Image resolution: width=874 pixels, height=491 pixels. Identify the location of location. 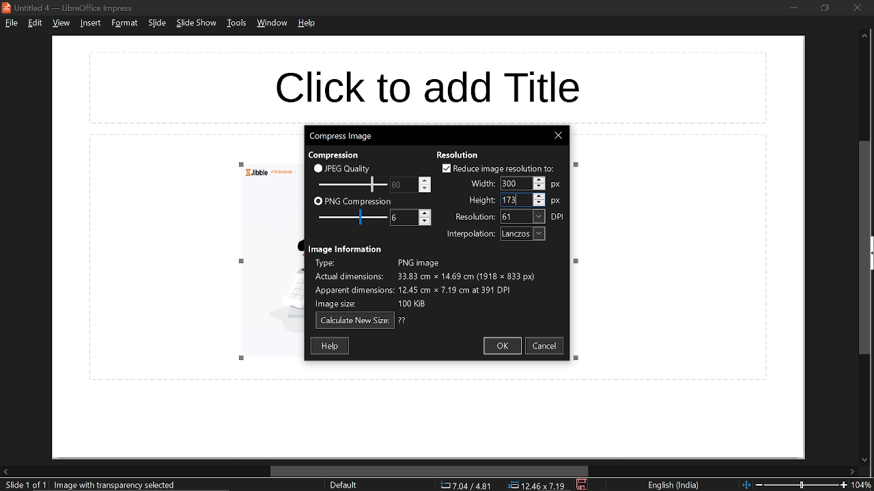
(539, 486).